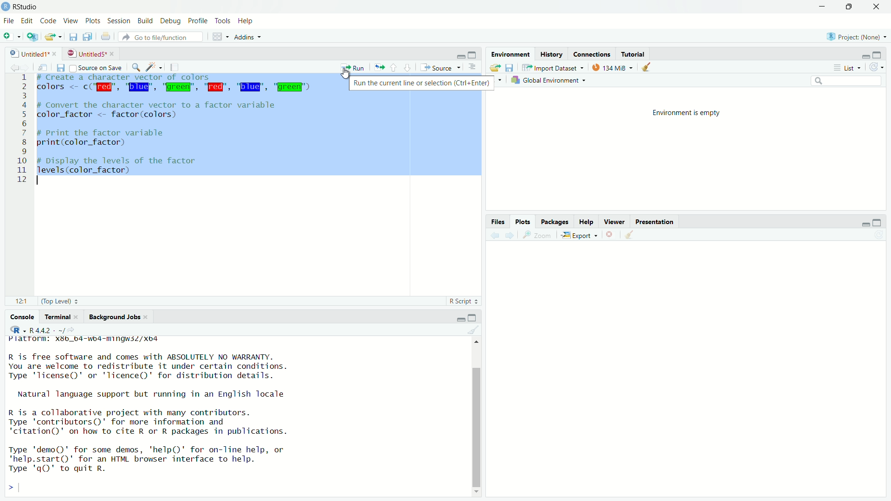 This screenshot has height=501, width=891. What do you see at coordinates (12, 36) in the screenshot?
I see `new file` at bounding box center [12, 36].